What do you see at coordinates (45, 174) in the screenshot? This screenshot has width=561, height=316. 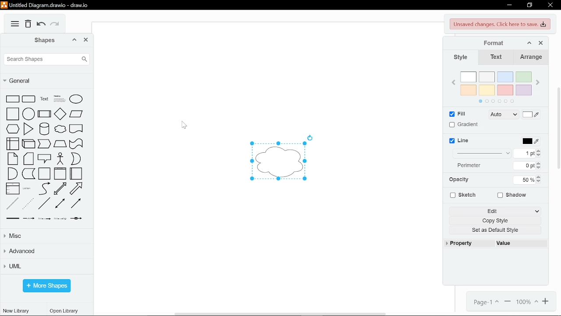 I see `container` at bounding box center [45, 174].